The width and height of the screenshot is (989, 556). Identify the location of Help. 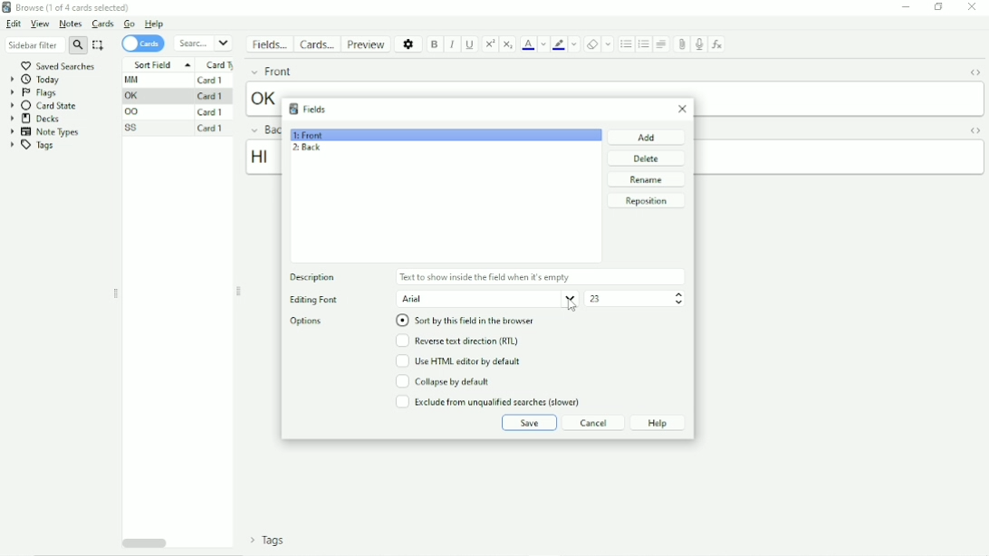
(155, 24).